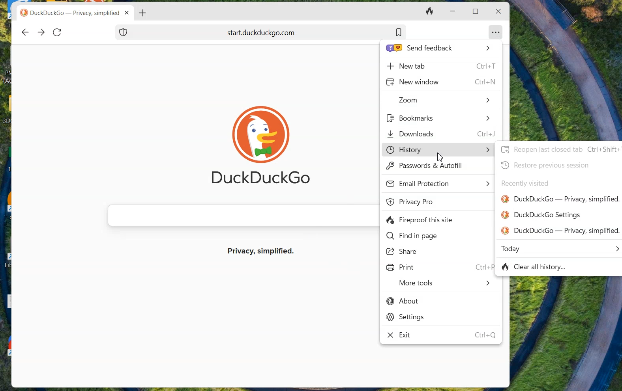 The width and height of the screenshot is (622, 391). I want to click on Downloads, so click(442, 133).